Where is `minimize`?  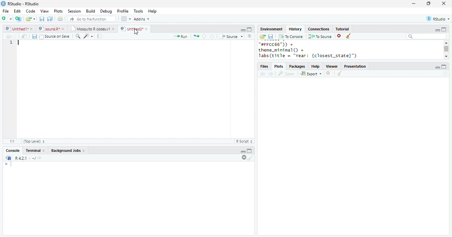
minimize is located at coordinates (437, 30).